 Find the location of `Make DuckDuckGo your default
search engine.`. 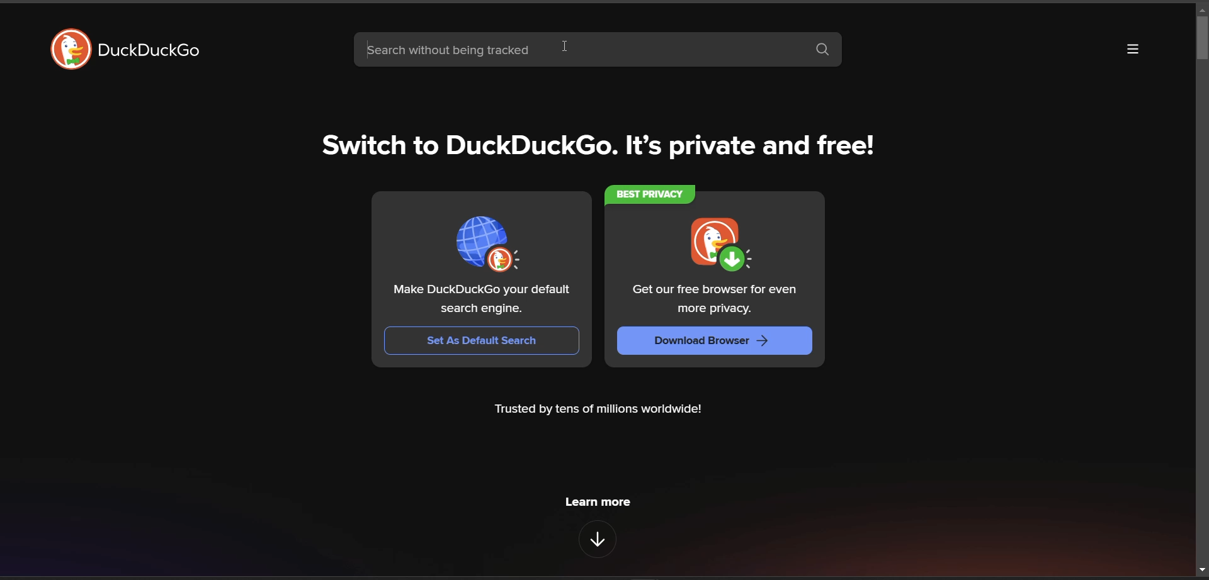

Make DuckDuckGo your default
search engine. is located at coordinates (483, 300).